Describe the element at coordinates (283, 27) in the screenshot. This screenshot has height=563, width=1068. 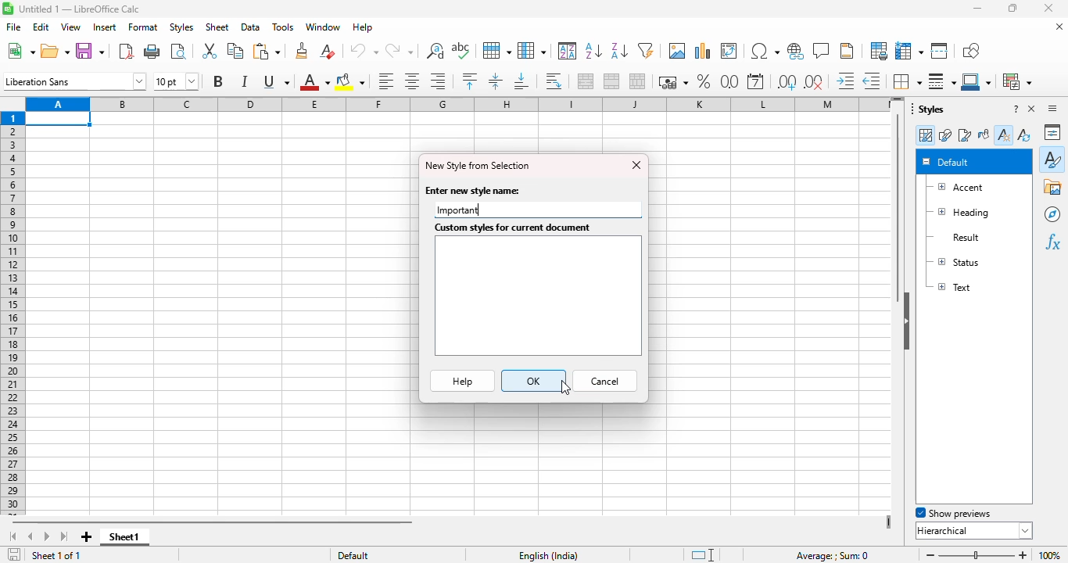
I see `tools` at that location.